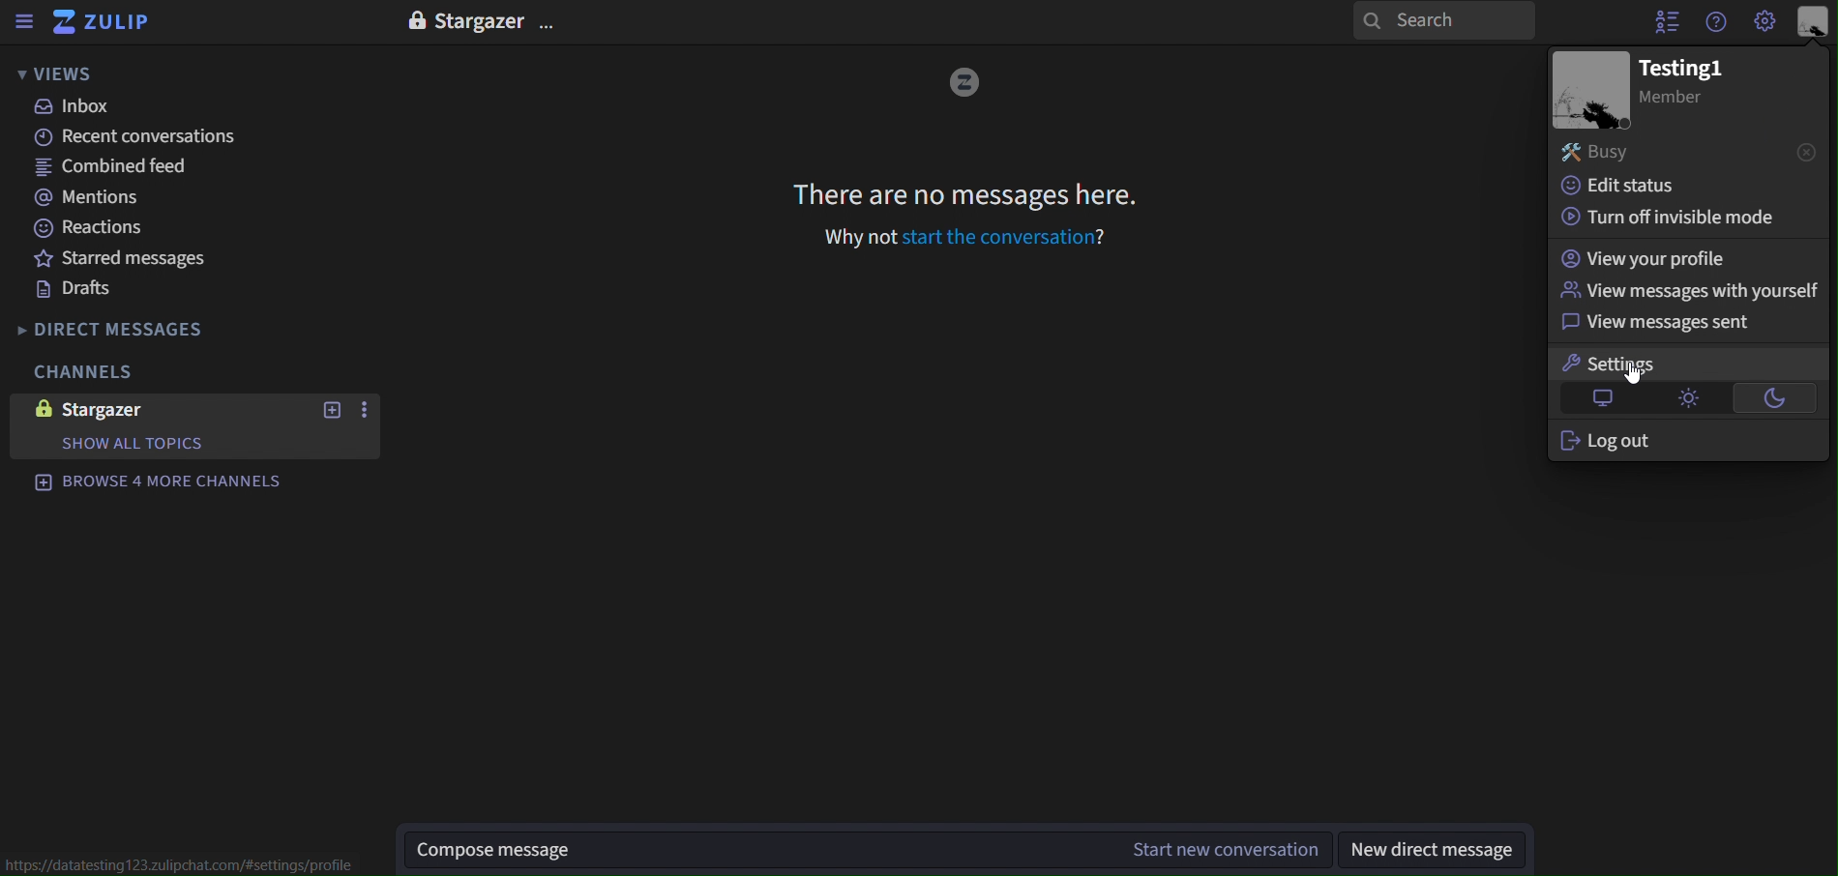  What do you see at coordinates (367, 411) in the screenshot?
I see `more options` at bounding box center [367, 411].